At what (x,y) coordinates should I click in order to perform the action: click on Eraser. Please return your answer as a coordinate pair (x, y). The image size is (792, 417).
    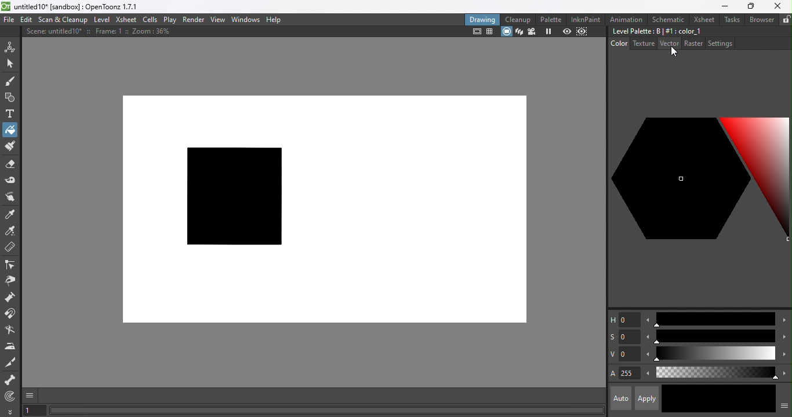
    Looking at the image, I should click on (10, 166).